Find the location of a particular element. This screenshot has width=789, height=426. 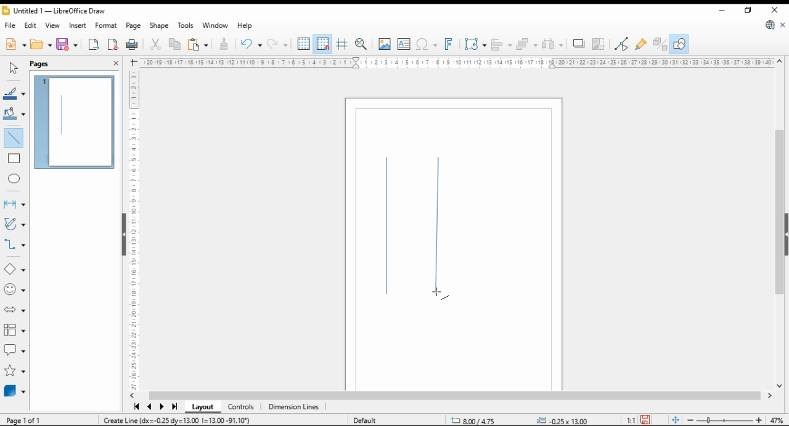

horizontal scale is located at coordinates (457, 62).